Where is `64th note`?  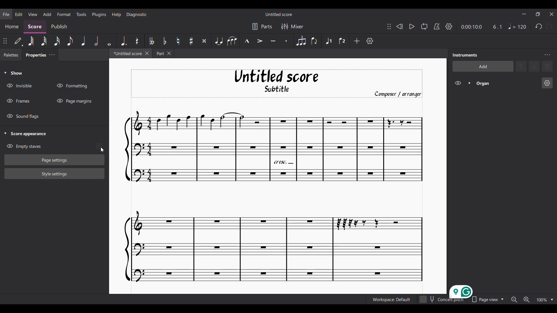
64th note is located at coordinates (31, 41).